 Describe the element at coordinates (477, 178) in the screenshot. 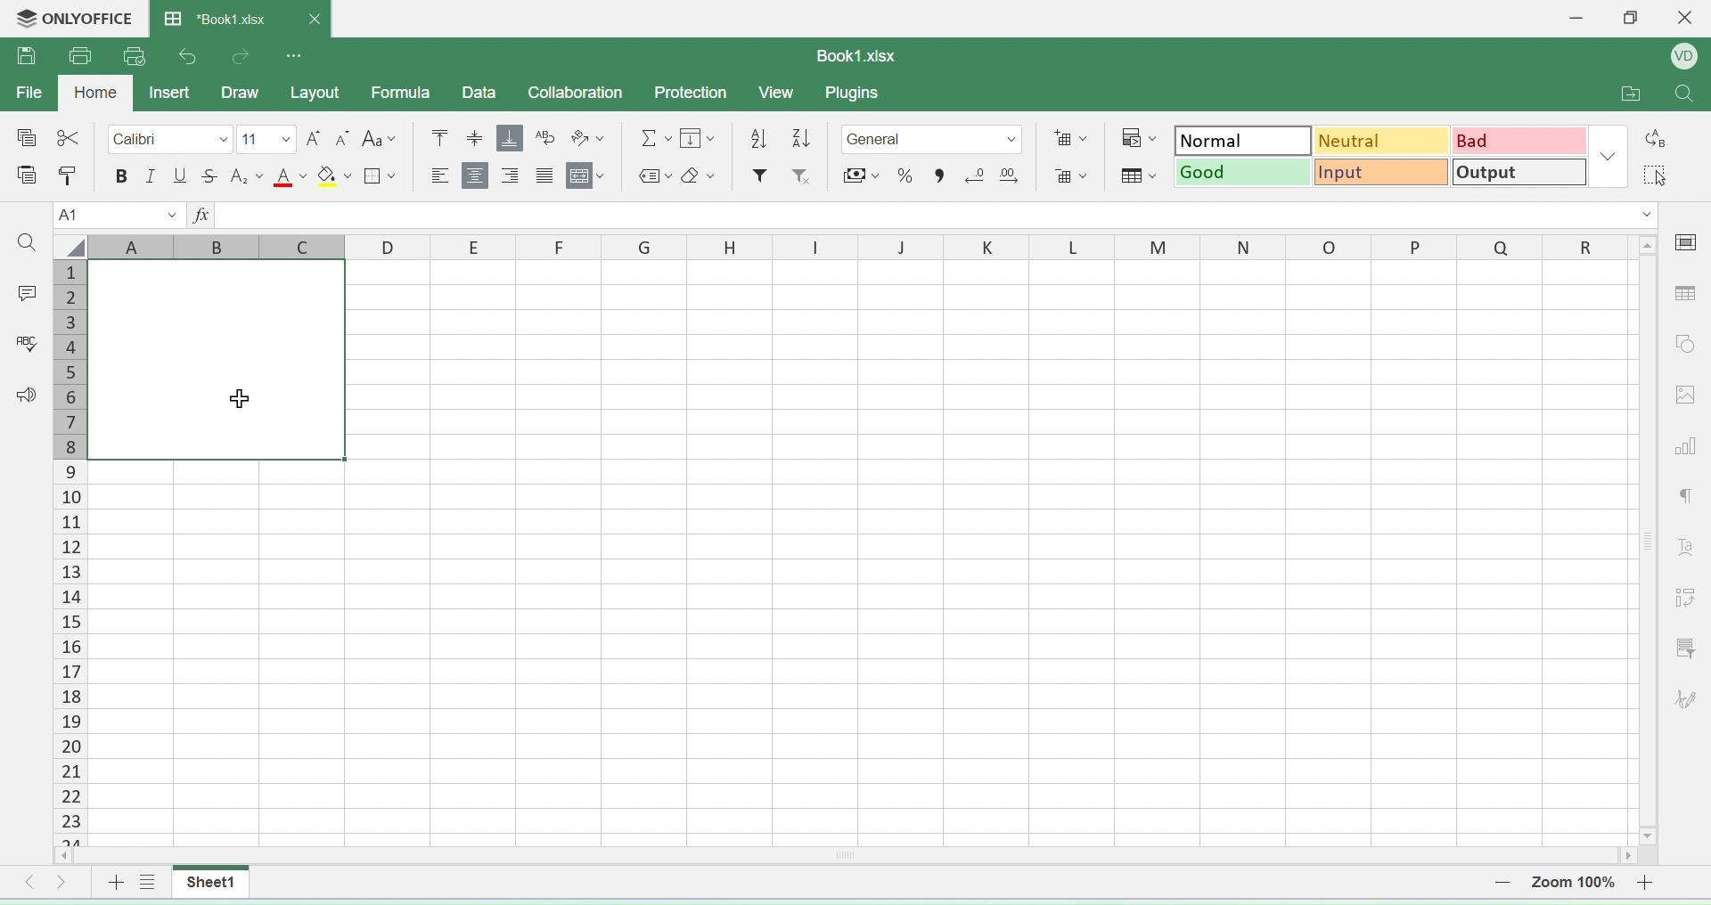

I see `align center` at that location.